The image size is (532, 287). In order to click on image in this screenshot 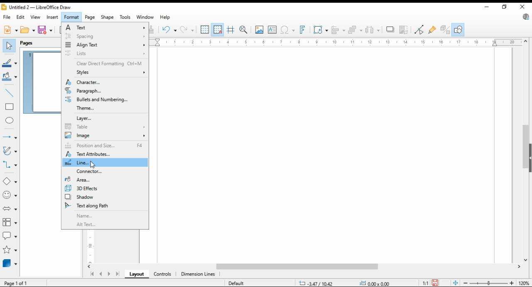, I will do `click(104, 136)`.